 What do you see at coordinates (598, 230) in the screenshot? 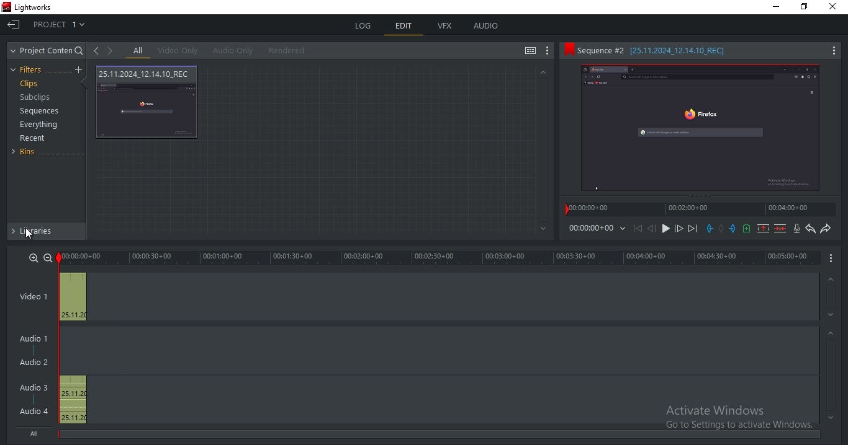
I see `time` at bounding box center [598, 230].